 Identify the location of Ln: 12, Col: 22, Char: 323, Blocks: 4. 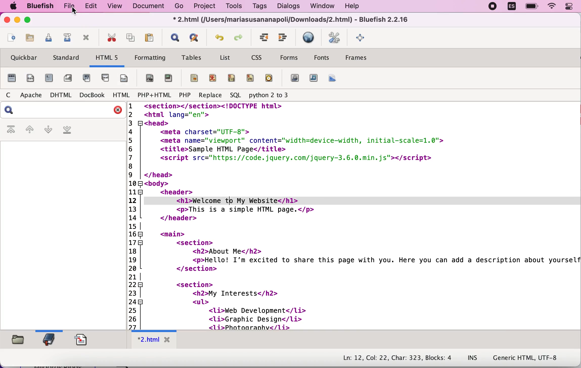
(396, 357).